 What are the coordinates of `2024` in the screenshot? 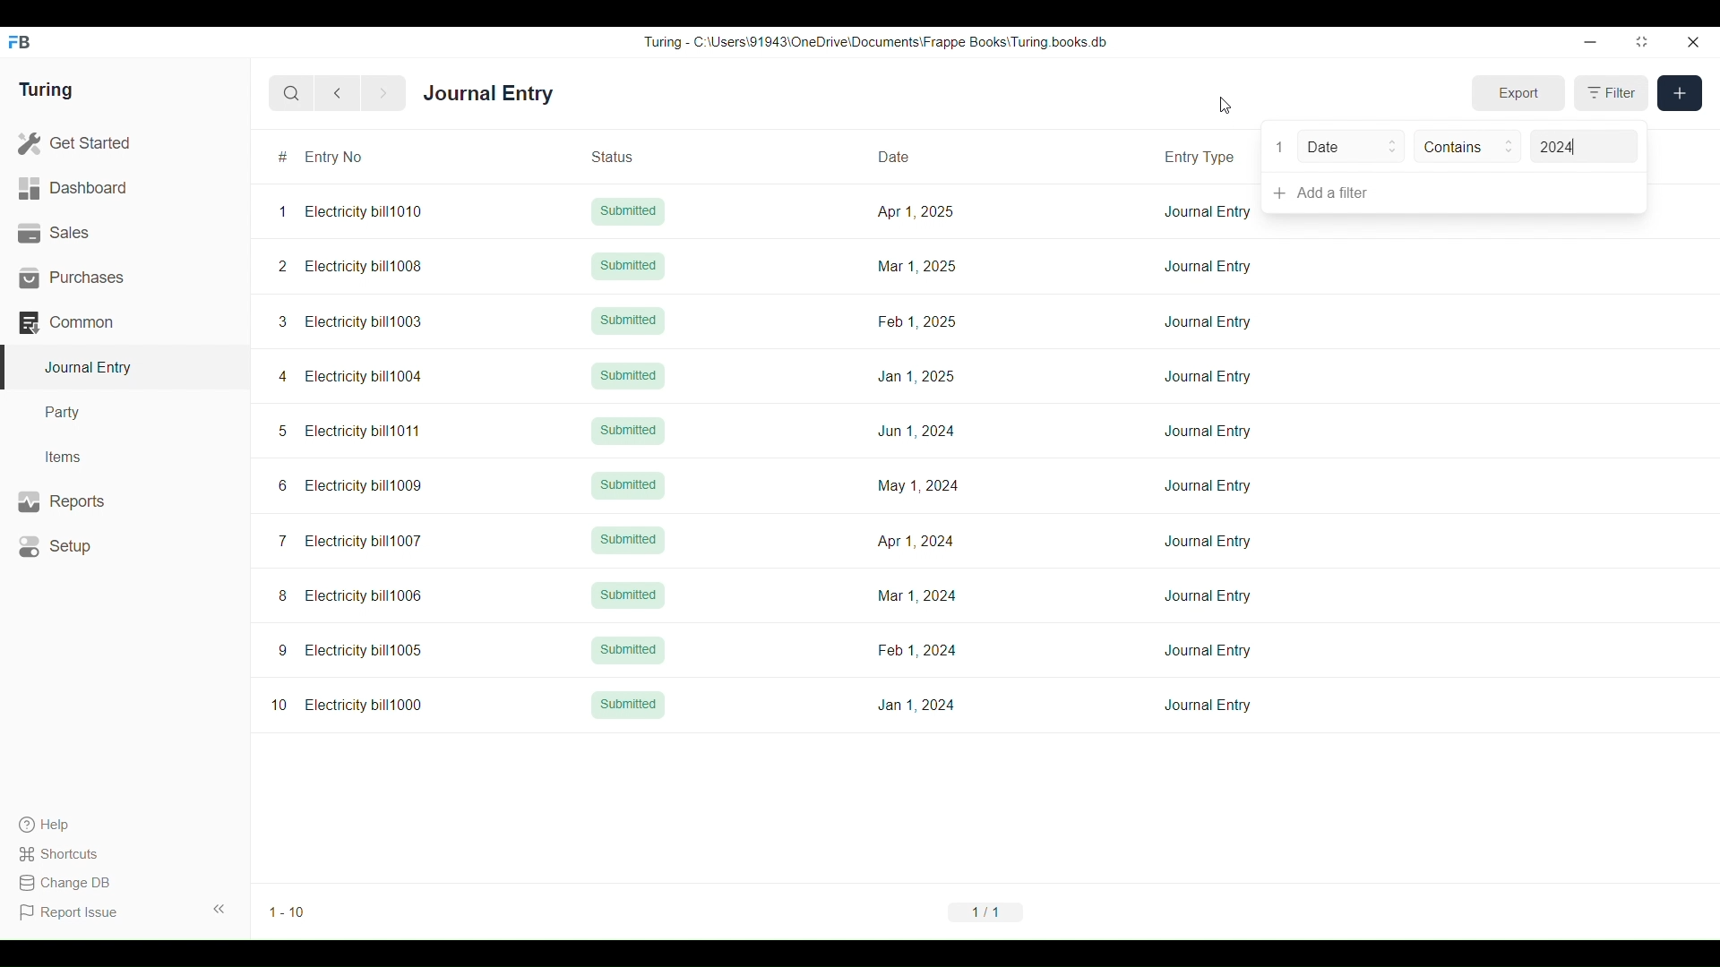 It's located at (1557, 147).